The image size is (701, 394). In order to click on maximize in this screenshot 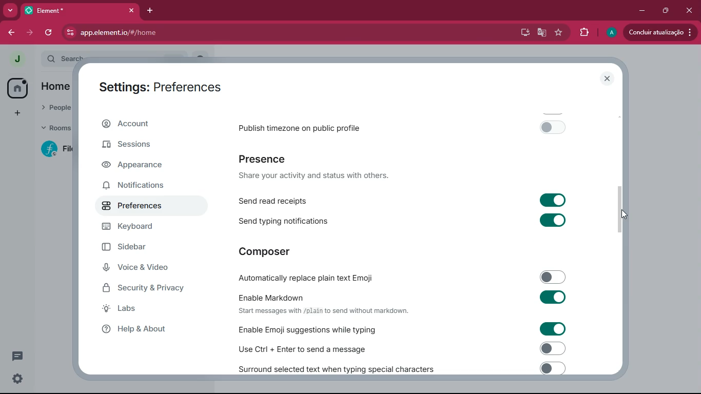, I will do `click(664, 11)`.